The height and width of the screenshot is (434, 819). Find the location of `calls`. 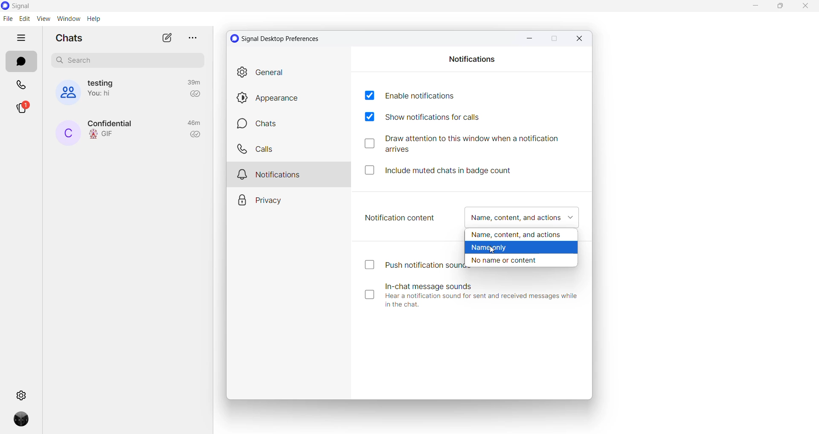

calls is located at coordinates (21, 86).